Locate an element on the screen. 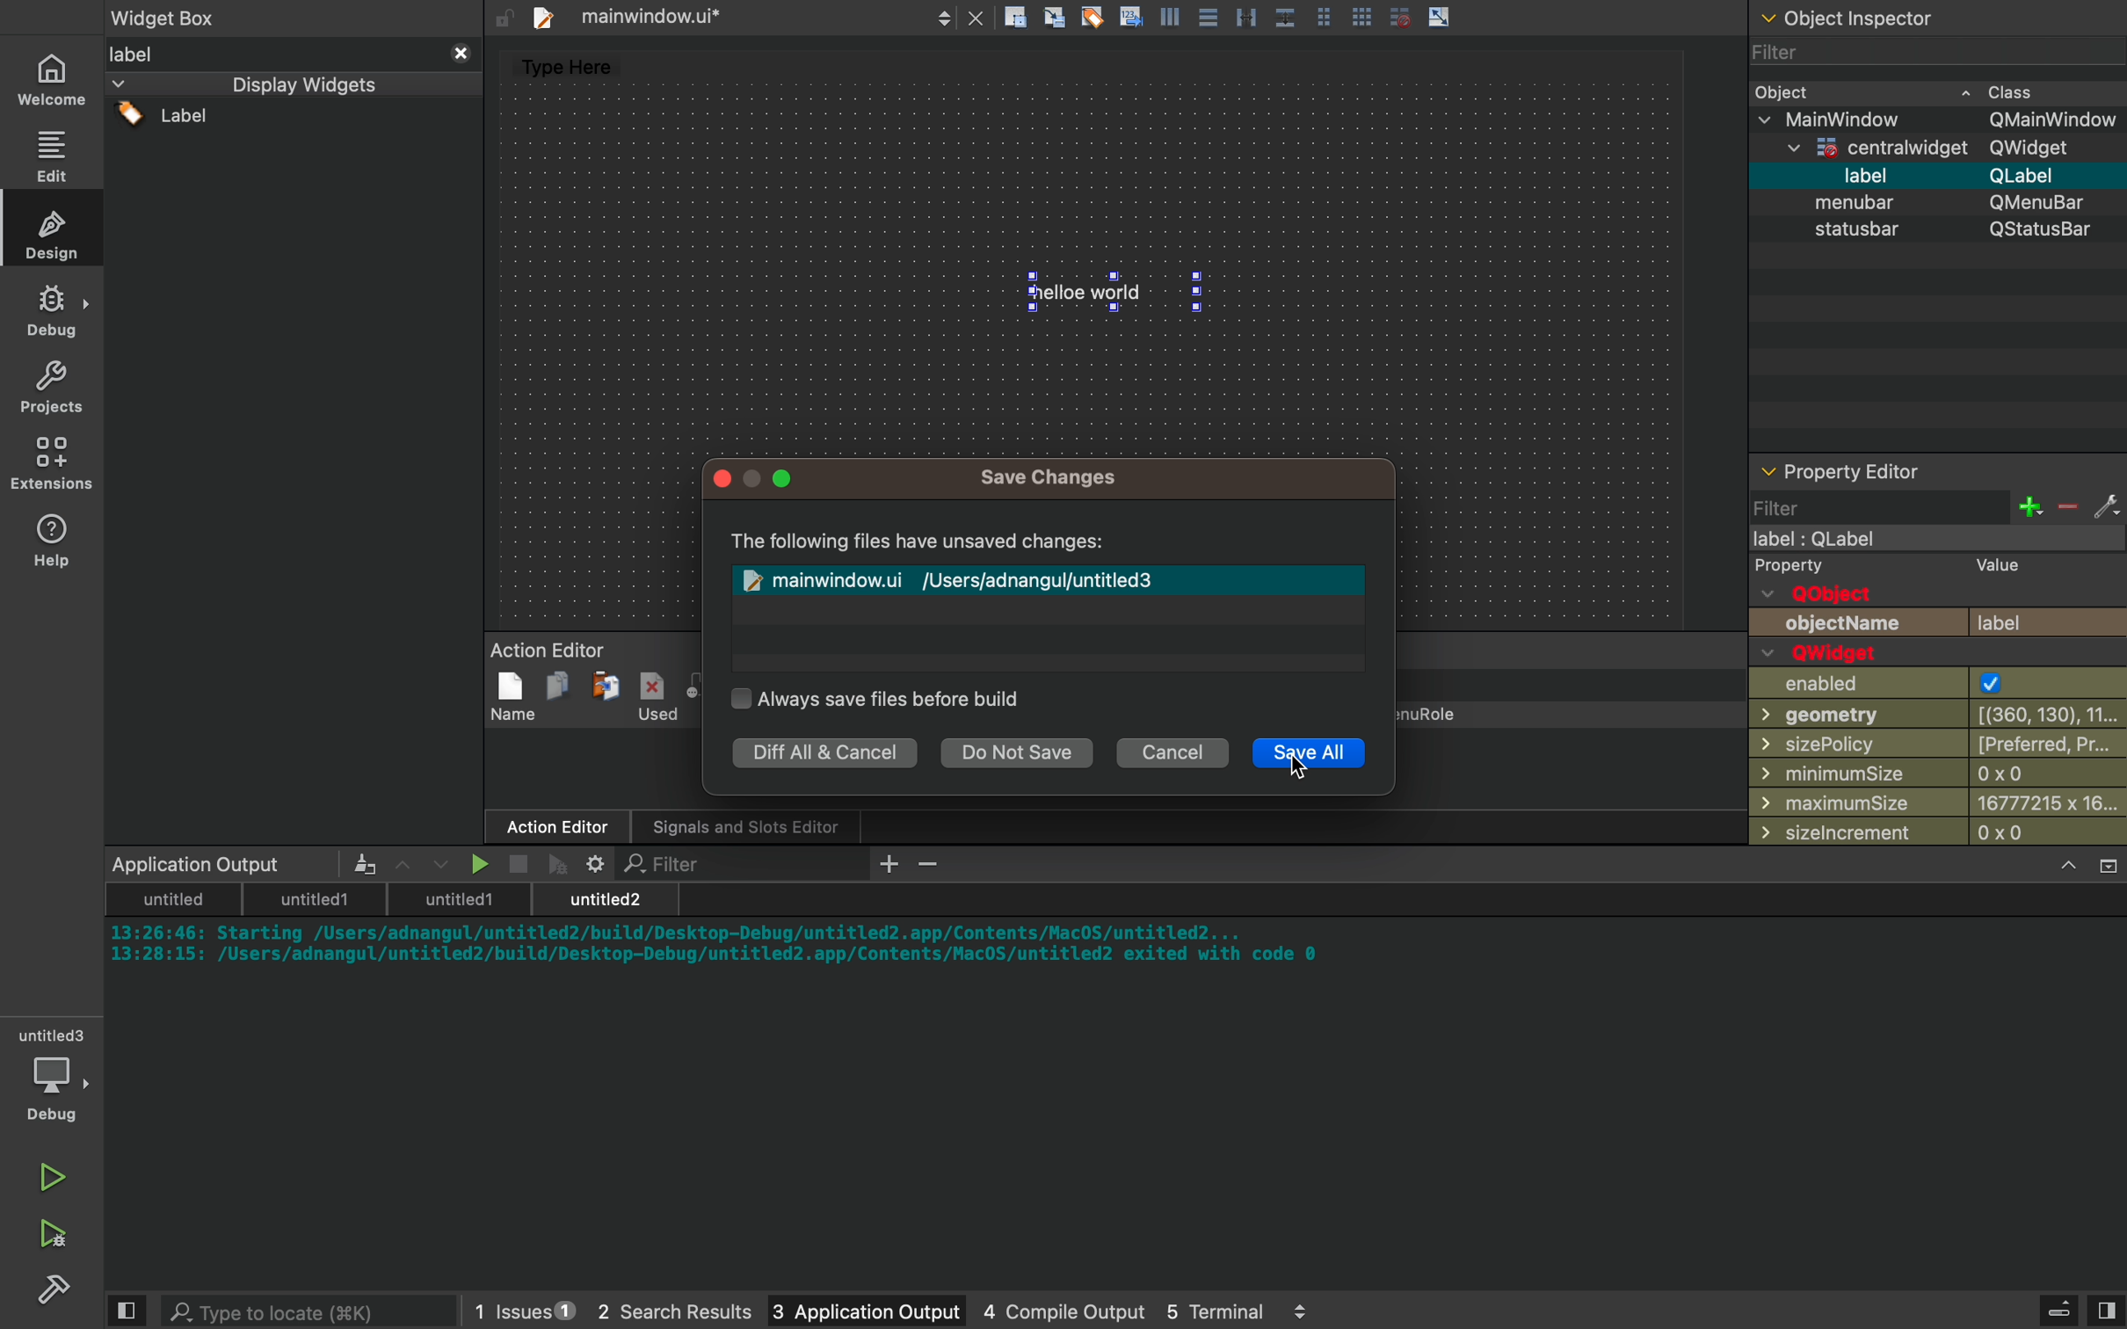   is located at coordinates (2080, 1310).